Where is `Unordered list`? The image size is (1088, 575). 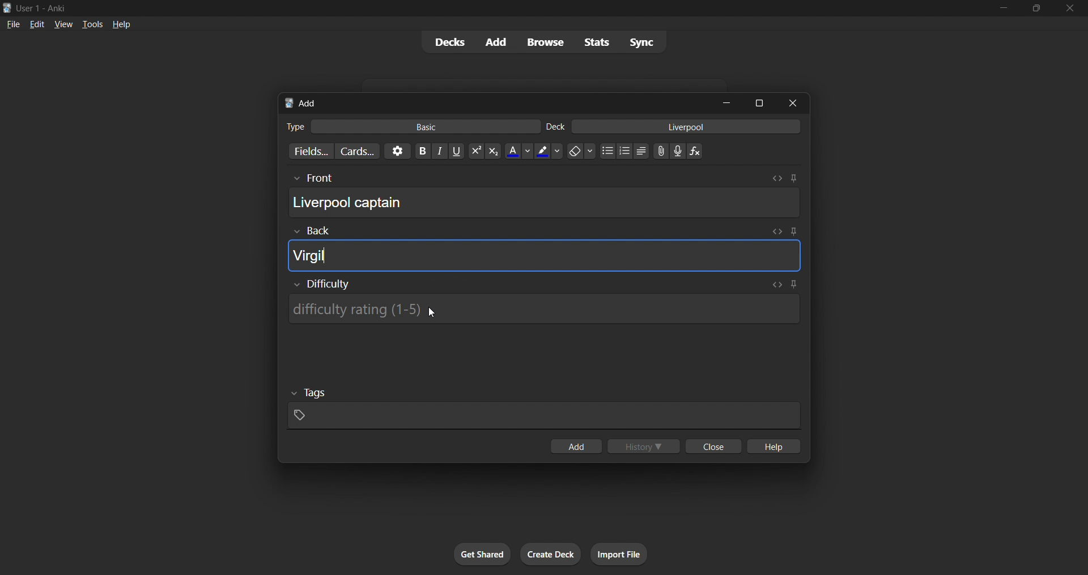 Unordered list is located at coordinates (608, 151).